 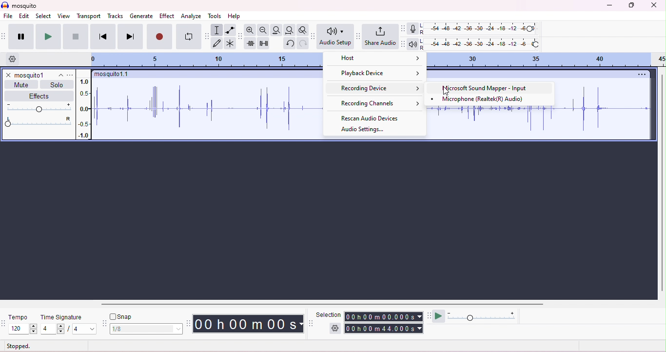 What do you see at coordinates (384, 329) in the screenshot?
I see `total time` at bounding box center [384, 329].